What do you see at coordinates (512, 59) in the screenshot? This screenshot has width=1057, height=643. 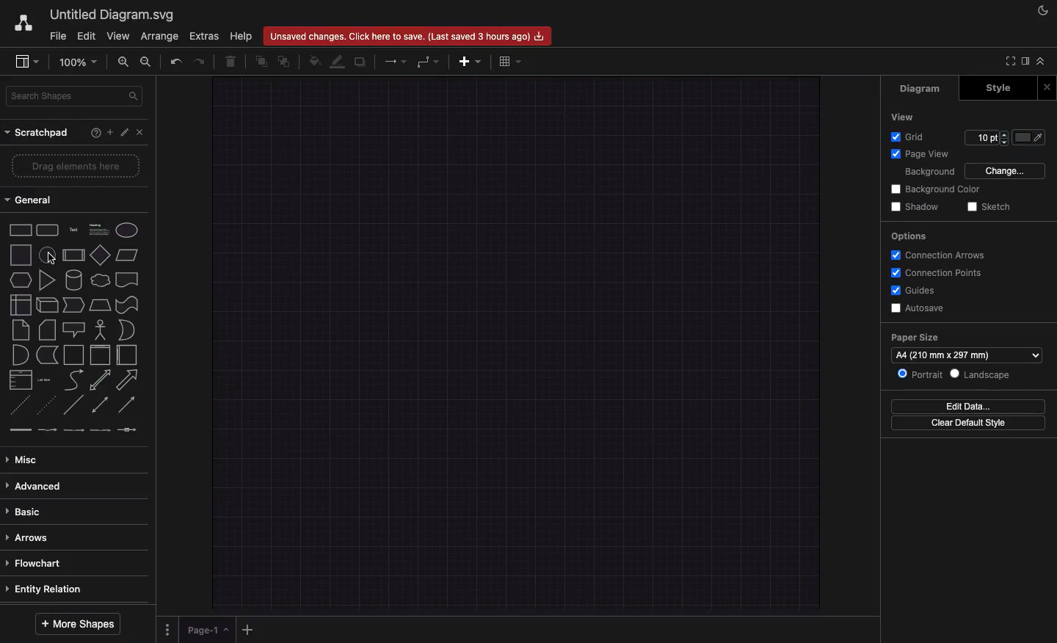 I see `Table` at bounding box center [512, 59].